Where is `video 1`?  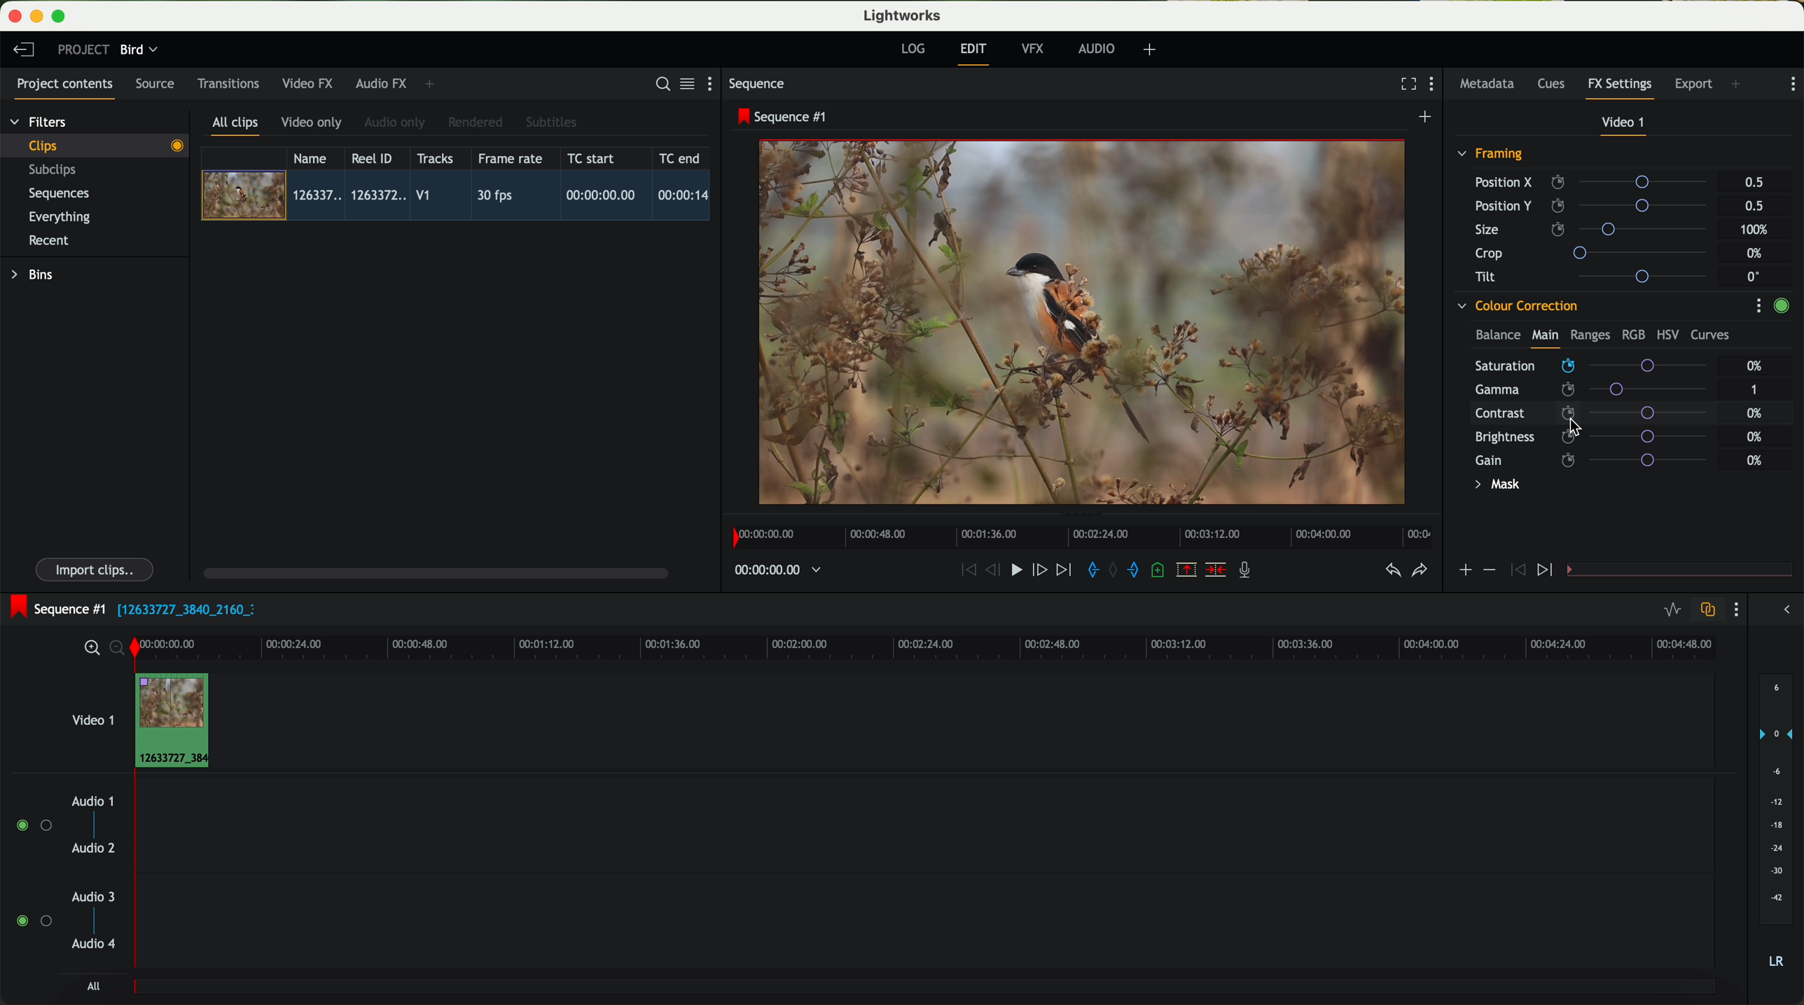
video 1 is located at coordinates (1625, 125).